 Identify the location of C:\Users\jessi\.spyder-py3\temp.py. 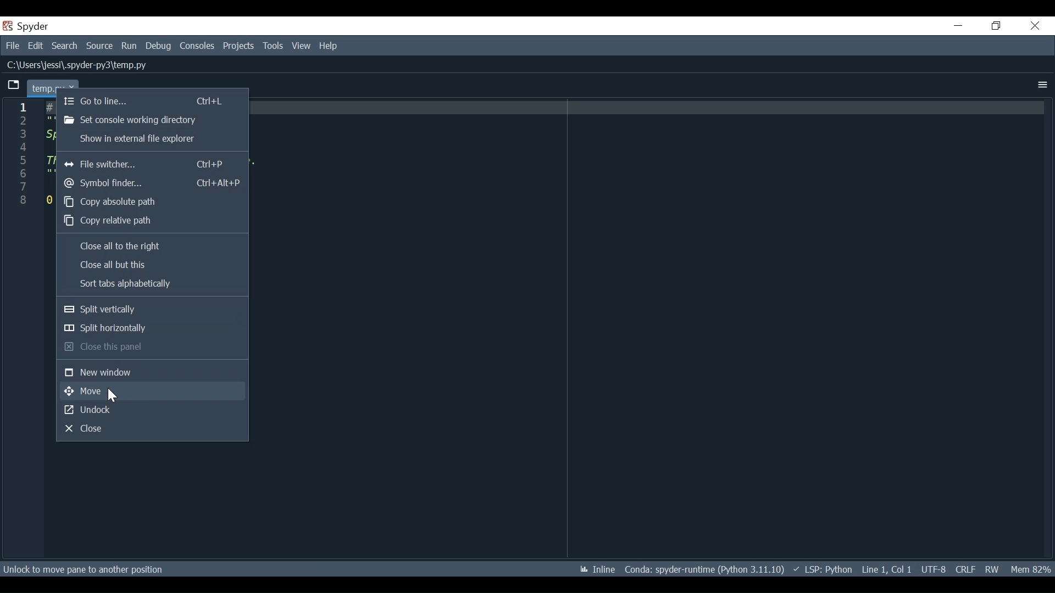
(75, 66).